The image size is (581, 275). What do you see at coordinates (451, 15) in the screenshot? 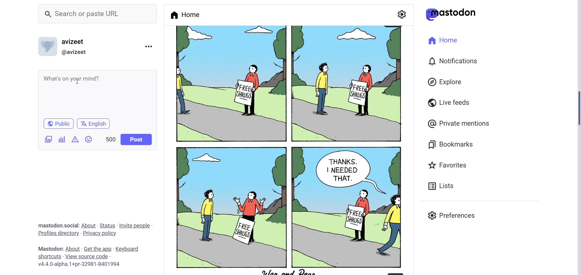
I see `Logo` at bounding box center [451, 15].